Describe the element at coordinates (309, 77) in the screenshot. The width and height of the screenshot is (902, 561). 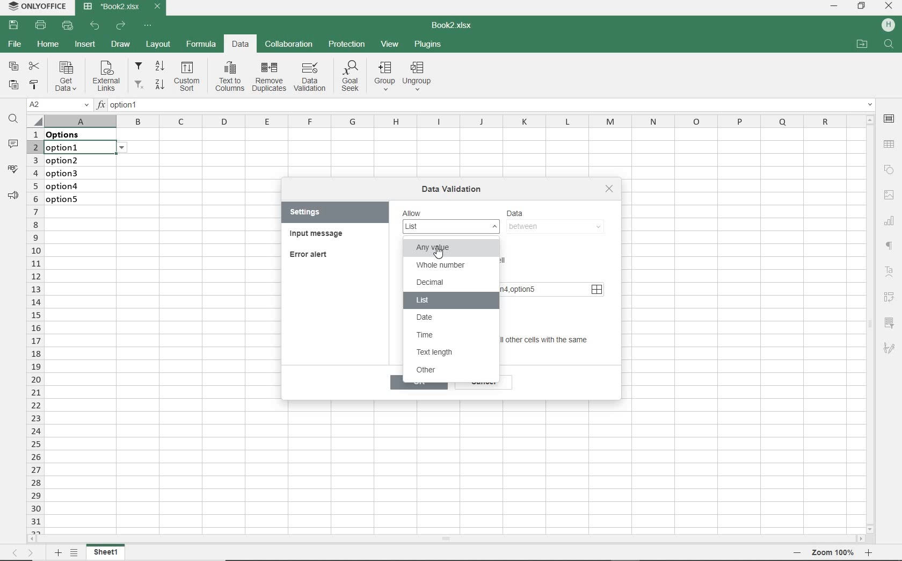
I see `DATA VALIDATION` at that location.